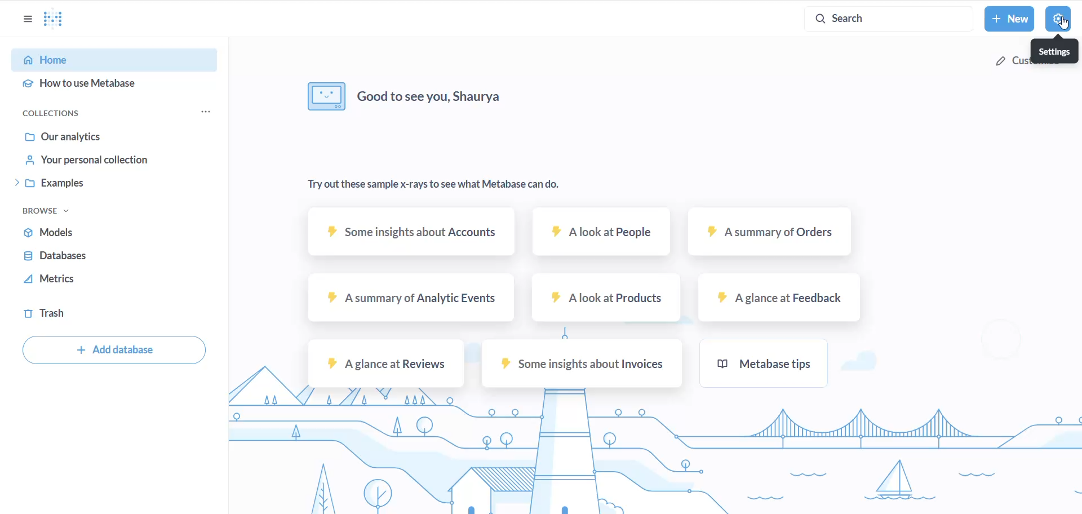 The height and width of the screenshot is (514, 1082). What do you see at coordinates (110, 350) in the screenshot?
I see `ADD DATABASE` at bounding box center [110, 350].